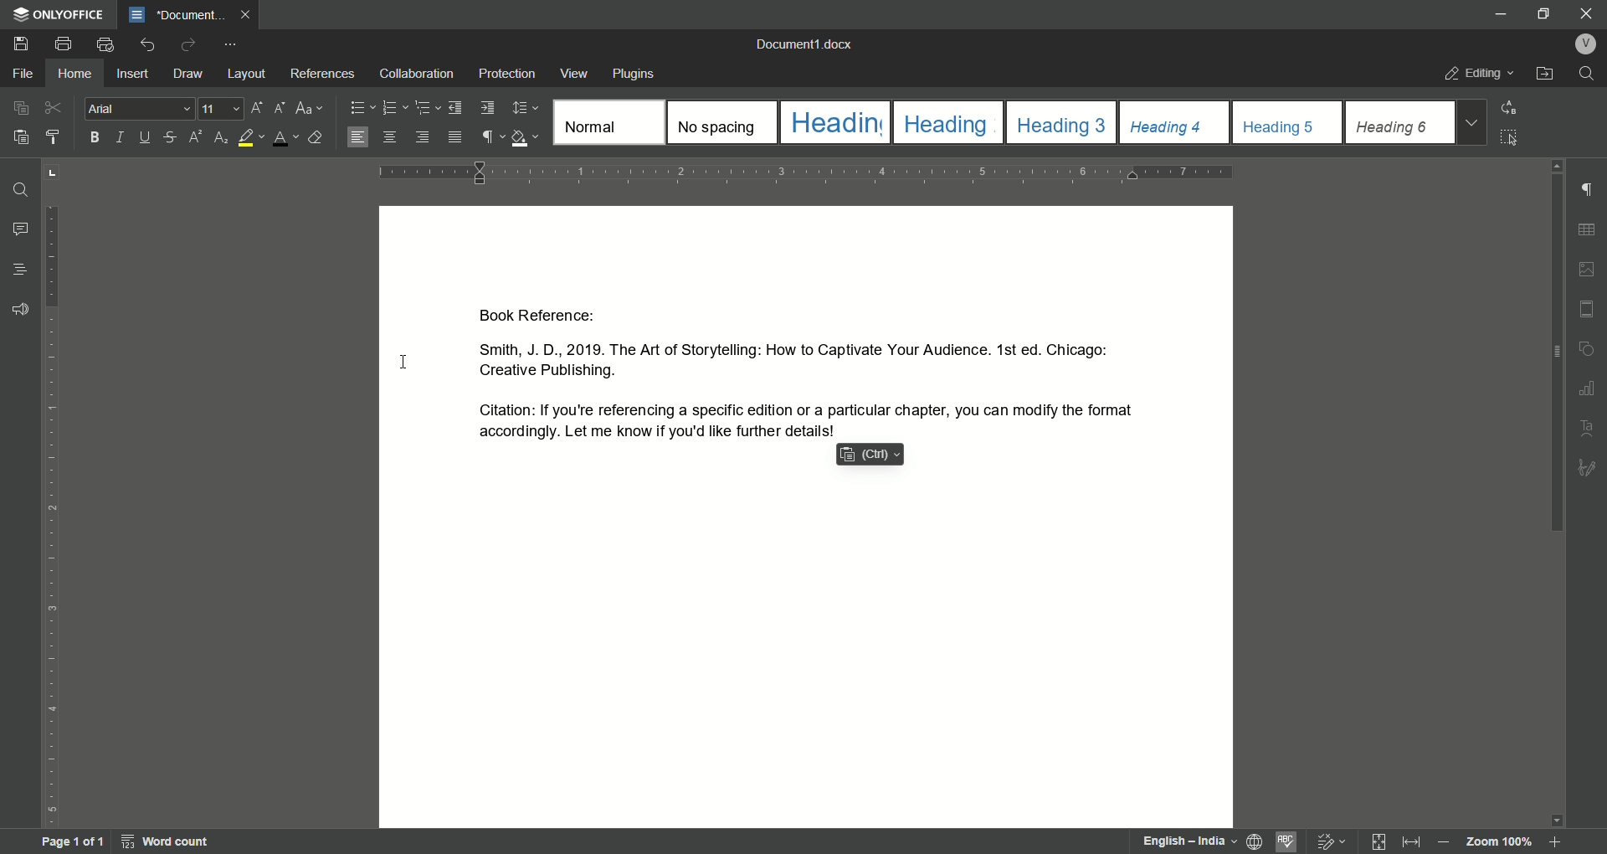  I want to click on font color, so click(285, 139).